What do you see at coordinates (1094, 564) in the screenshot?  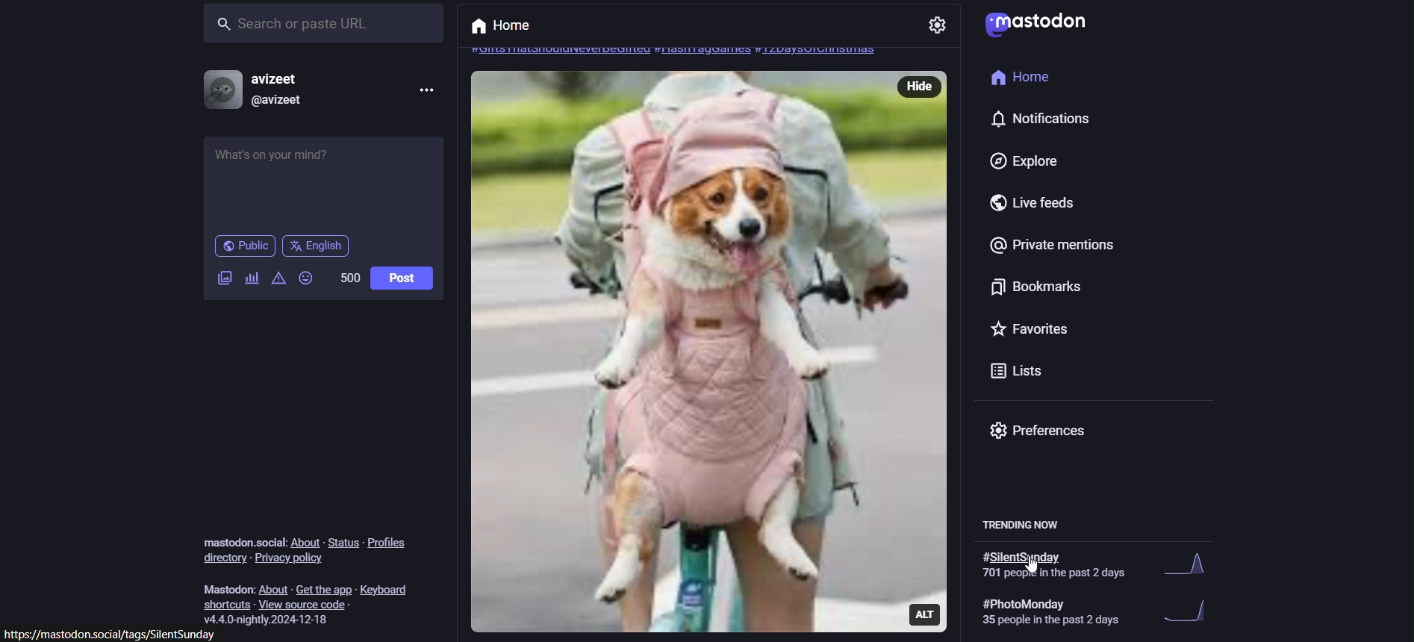 I see `Silent Sunday 701 people in the last 2 days` at bounding box center [1094, 564].